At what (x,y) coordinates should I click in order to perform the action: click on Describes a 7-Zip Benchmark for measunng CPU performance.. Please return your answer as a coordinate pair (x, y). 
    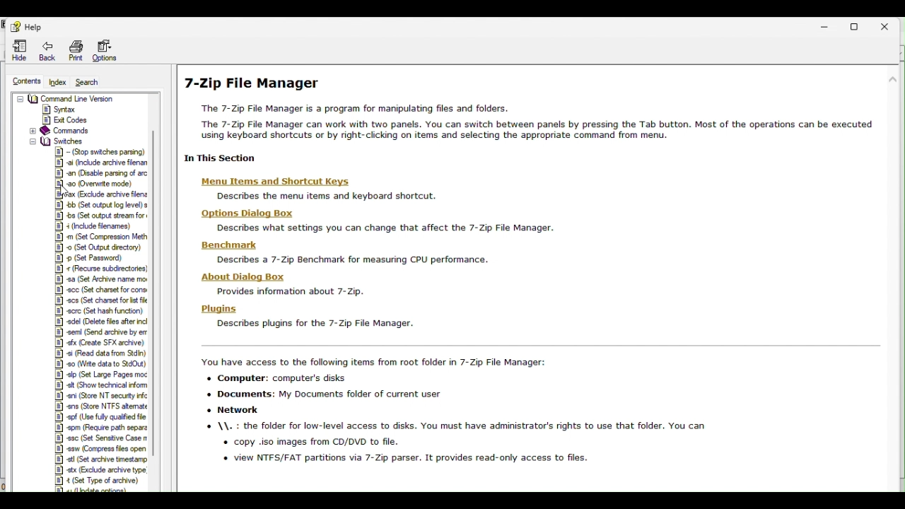
    Looking at the image, I should click on (353, 259).